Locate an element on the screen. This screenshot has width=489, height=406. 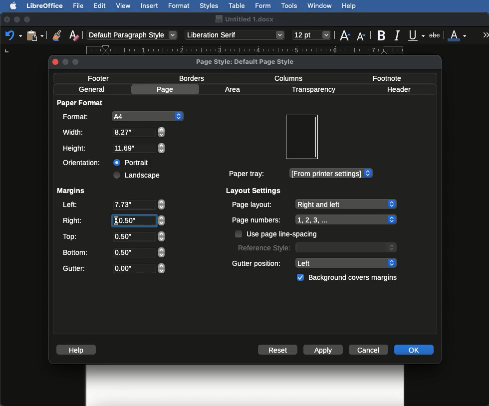
Width is located at coordinates (113, 132).